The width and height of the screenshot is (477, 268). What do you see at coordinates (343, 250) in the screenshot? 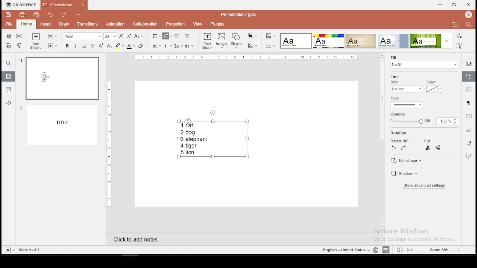
I see `English` at bounding box center [343, 250].